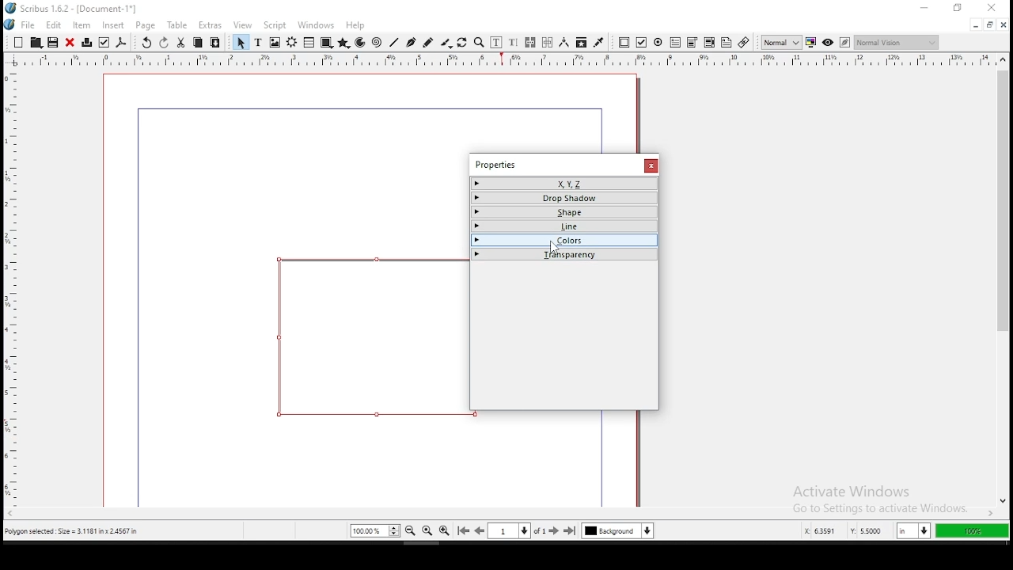 The height and width of the screenshot is (570, 1013). Describe the element at coordinates (146, 43) in the screenshot. I see `undo` at that location.